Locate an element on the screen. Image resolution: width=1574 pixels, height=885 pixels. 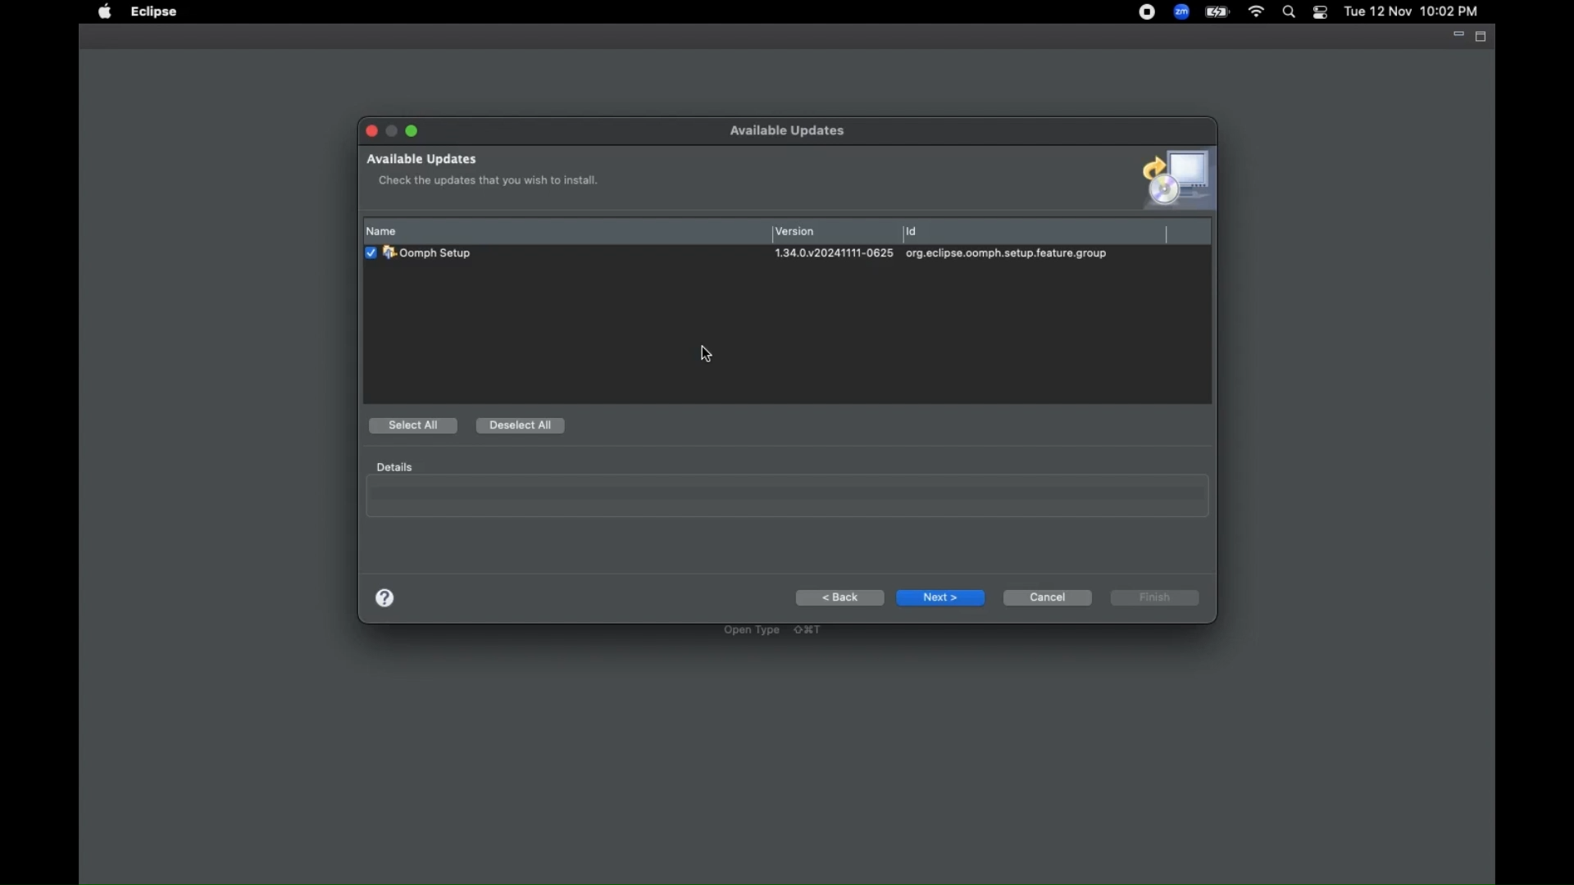
Charge is located at coordinates (1217, 12).